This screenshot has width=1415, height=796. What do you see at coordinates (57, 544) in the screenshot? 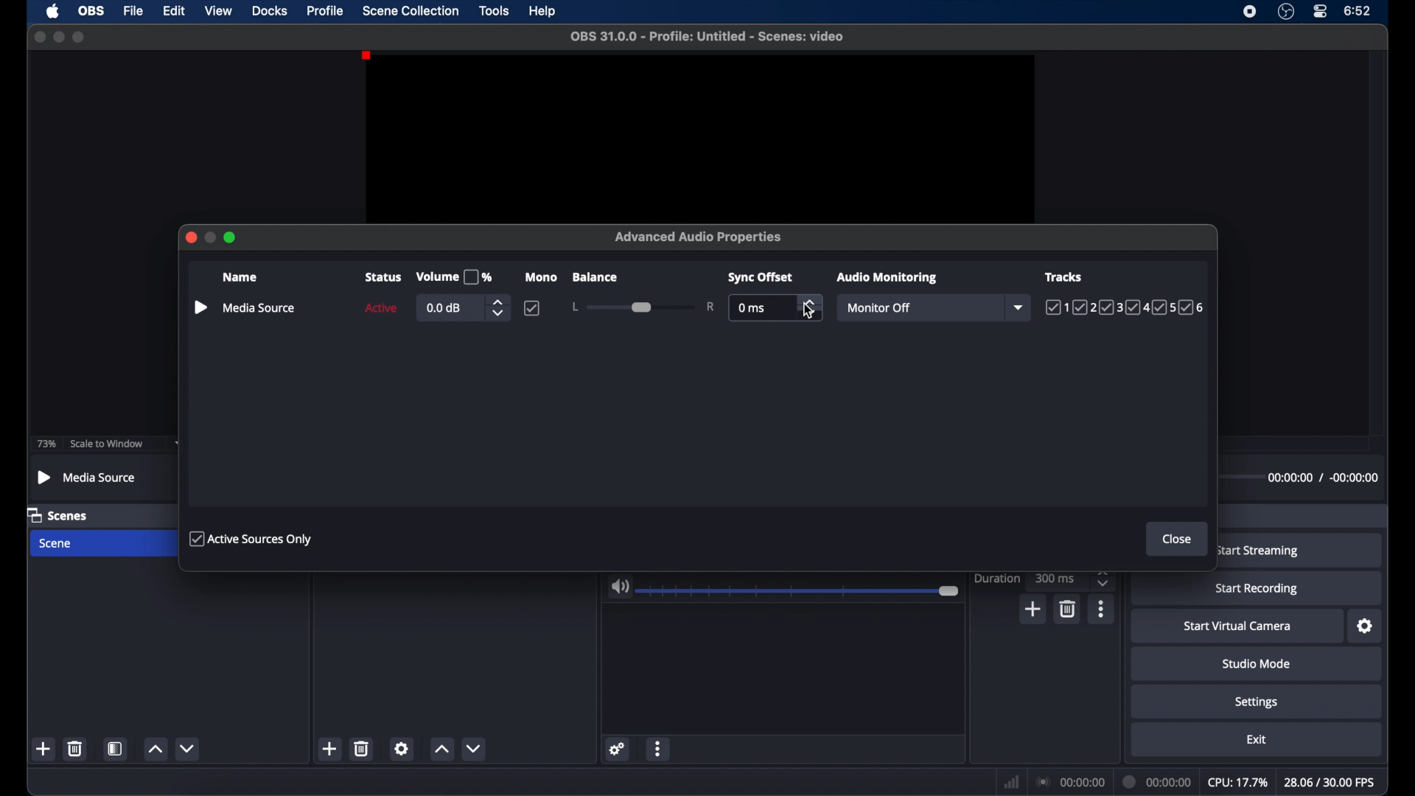
I see `scene` at bounding box center [57, 544].